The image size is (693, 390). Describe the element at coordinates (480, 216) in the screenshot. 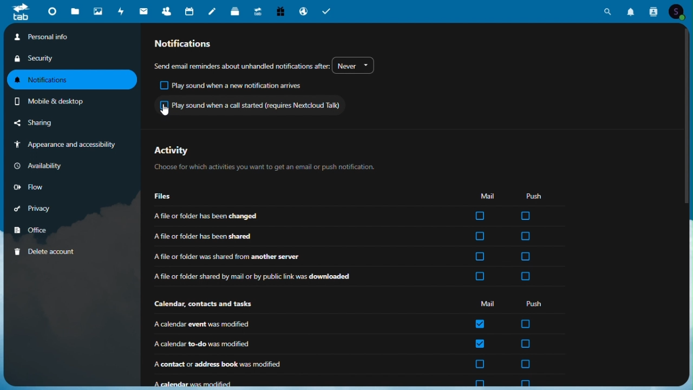

I see `check box` at that location.